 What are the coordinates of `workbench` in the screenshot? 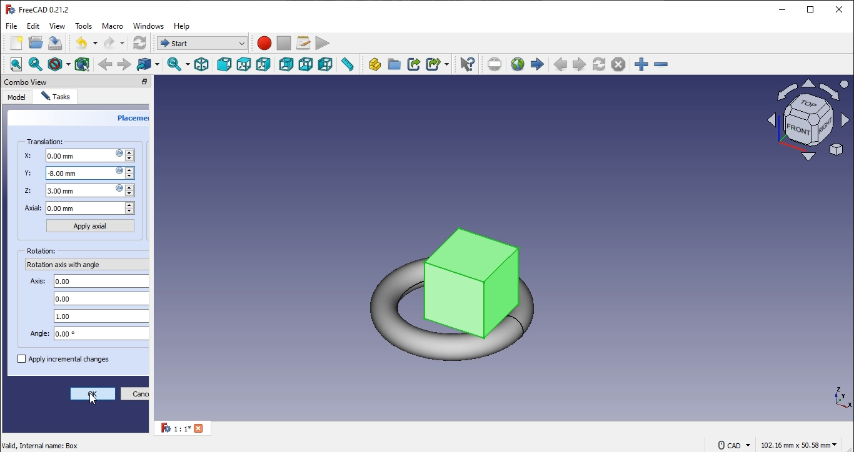 It's located at (139, 42).